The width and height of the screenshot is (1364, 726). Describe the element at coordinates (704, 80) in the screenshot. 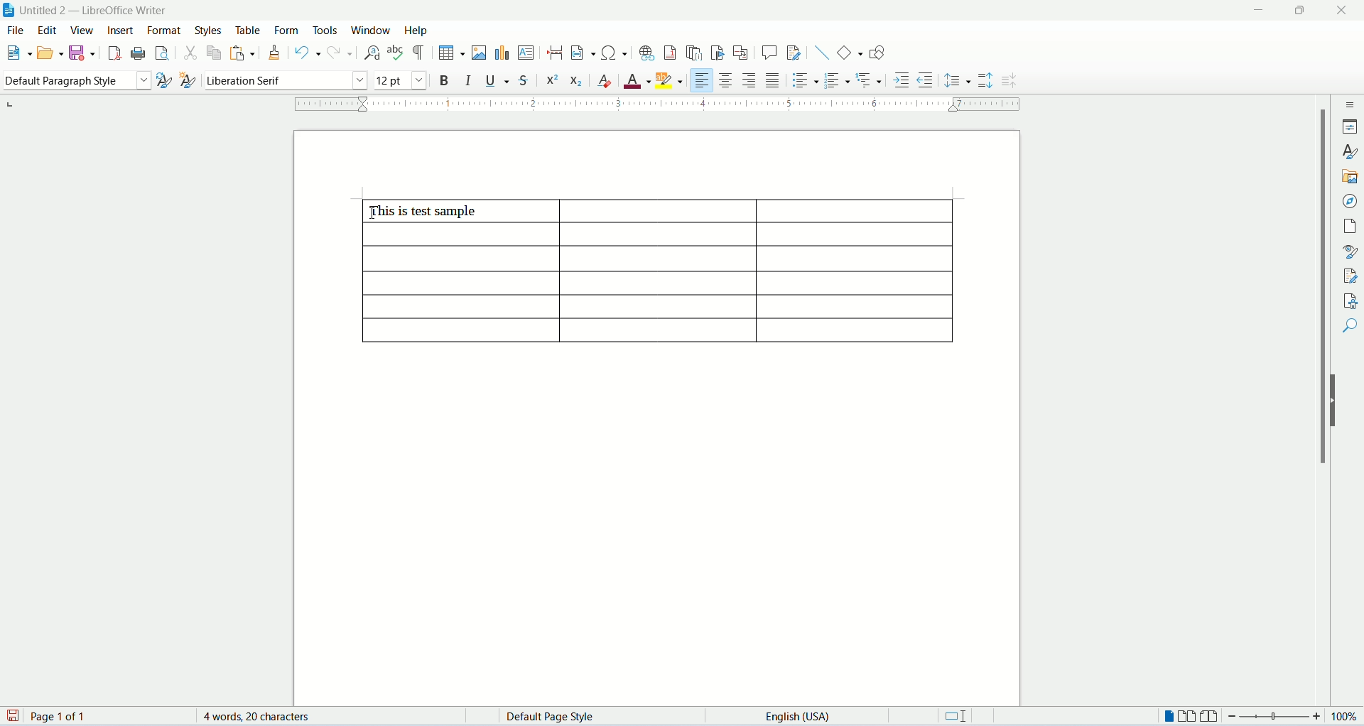

I see `align left` at that location.